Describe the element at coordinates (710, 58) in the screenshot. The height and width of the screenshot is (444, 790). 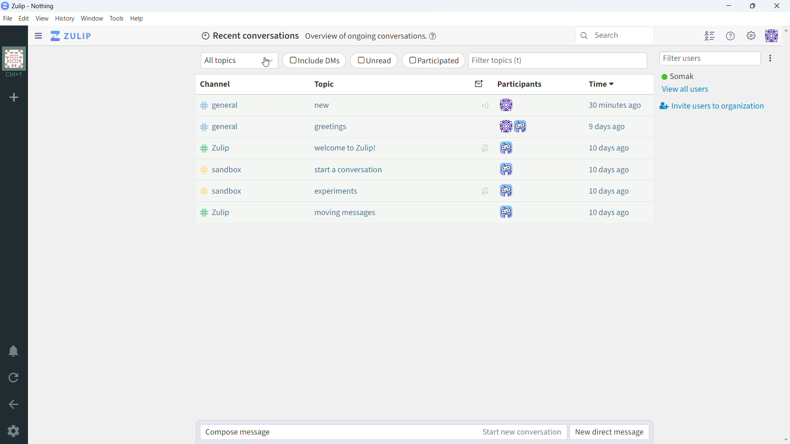
I see `filter user` at that location.